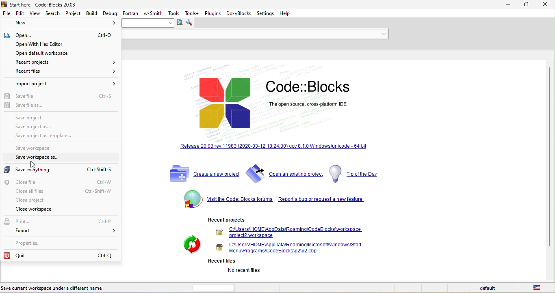  Describe the element at coordinates (508, 5) in the screenshot. I see `minimize` at that location.